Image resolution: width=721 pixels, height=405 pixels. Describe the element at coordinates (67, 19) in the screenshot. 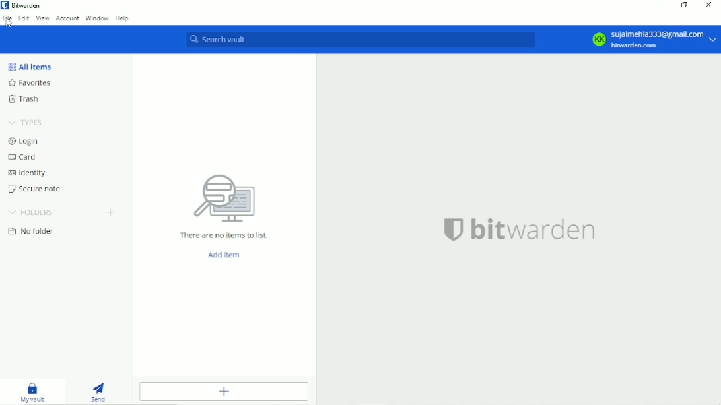

I see `Account` at that location.